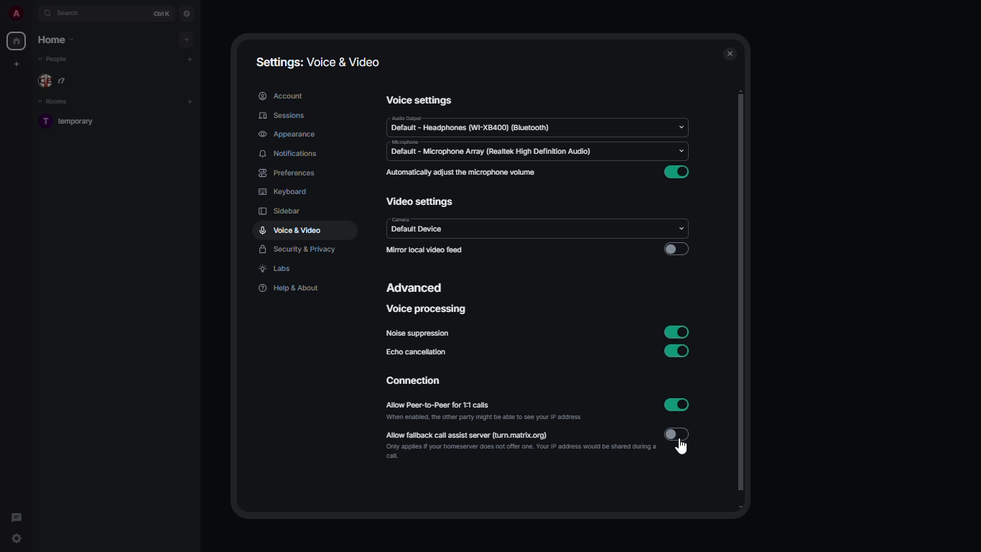  Describe the element at coordinates (680, 151) in the screenshot. I see `drop down` at that location.